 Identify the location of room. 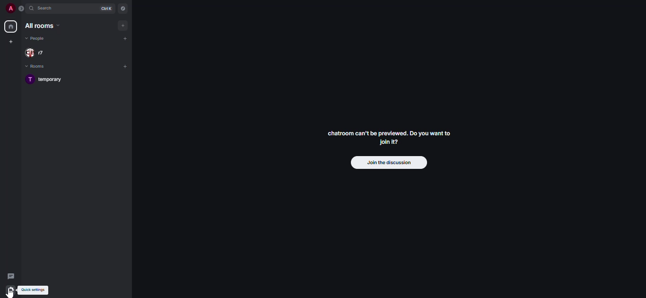
(49, 79).